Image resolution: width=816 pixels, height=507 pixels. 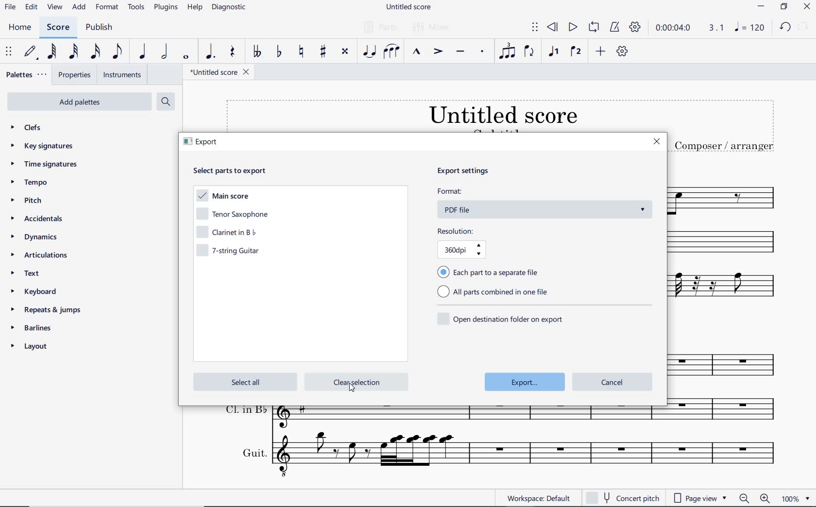 What do you see at coordinates (807, 6) in the screenshot?
I see `CLOSE` at bounding box center [807, 6].